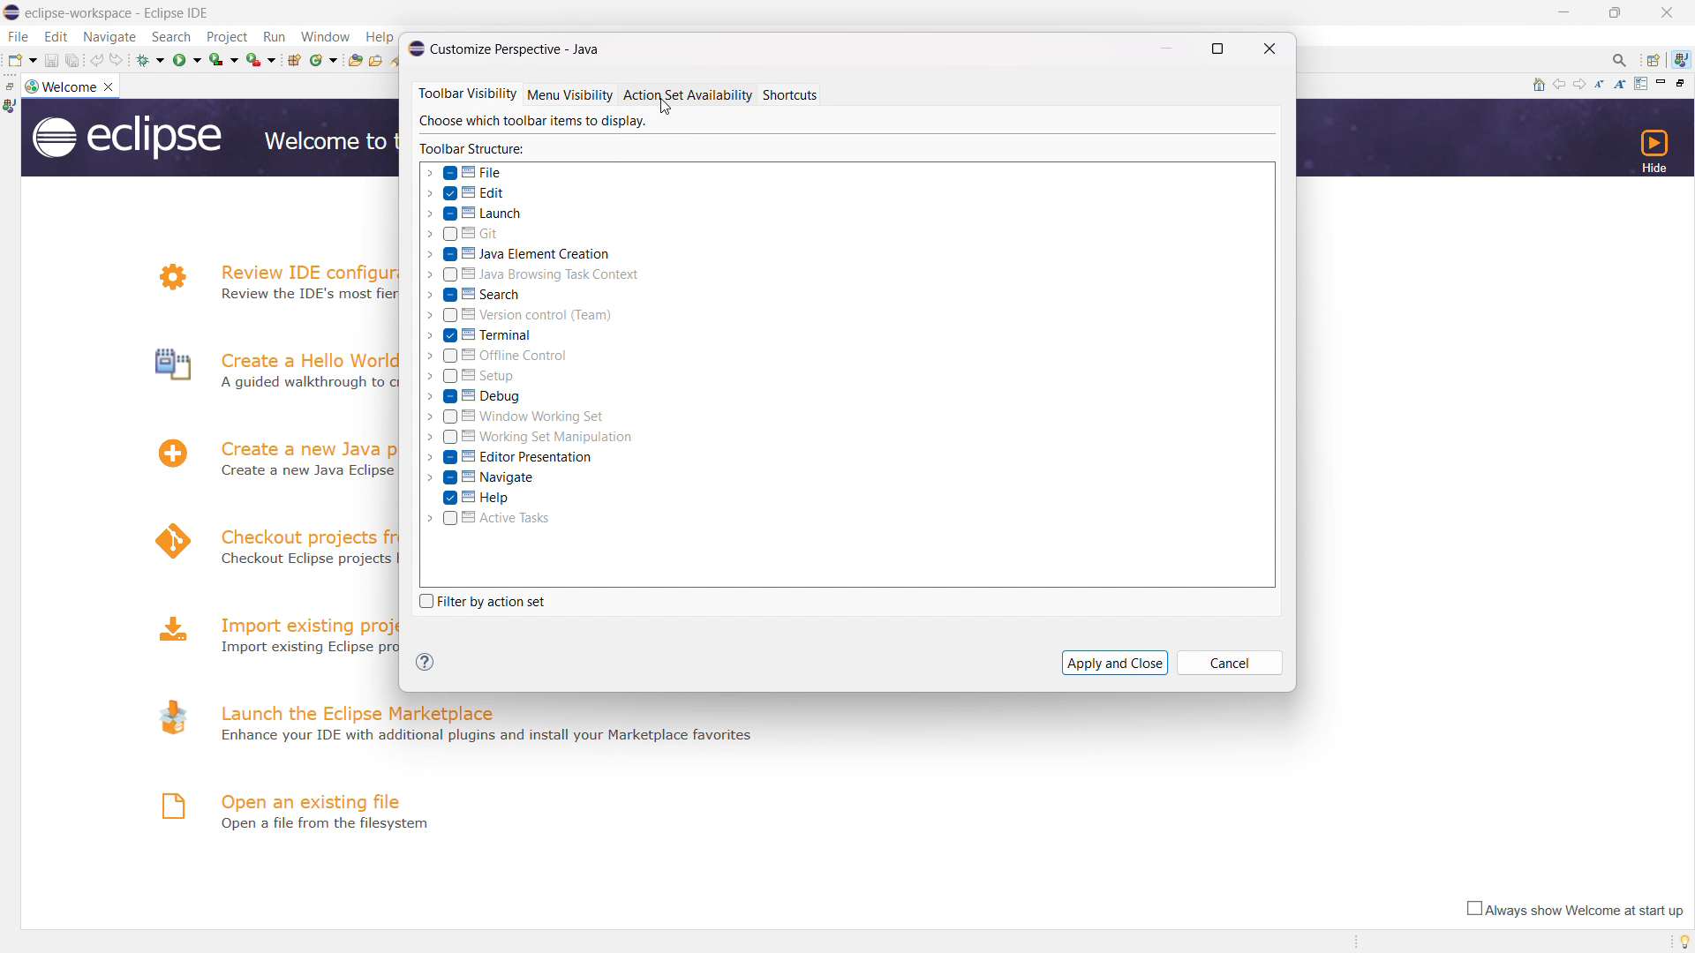  What do you see at coordinates (1571, 910) in the screenshot?
I see `always show welcome at start up` at bounding box center [1571, 910].